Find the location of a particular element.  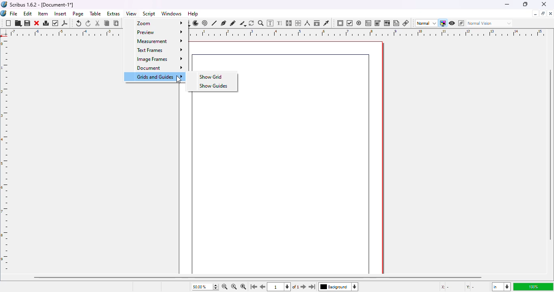

close is located at coordinates (544, 4).